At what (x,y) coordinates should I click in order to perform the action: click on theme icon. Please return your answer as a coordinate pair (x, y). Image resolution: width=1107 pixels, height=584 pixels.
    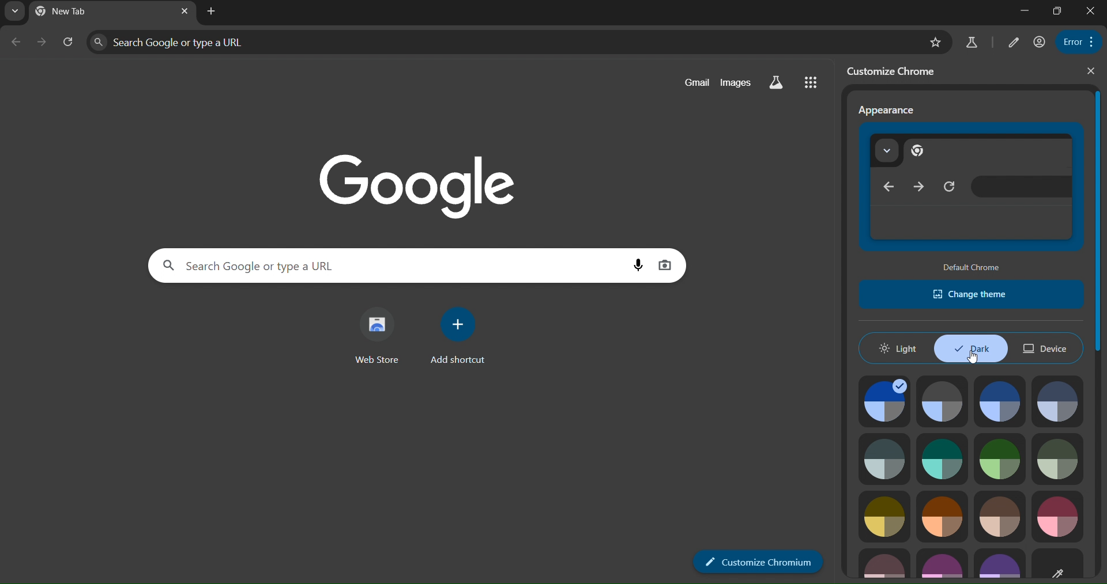
    Looking at the image, I should click on (1002, 401).